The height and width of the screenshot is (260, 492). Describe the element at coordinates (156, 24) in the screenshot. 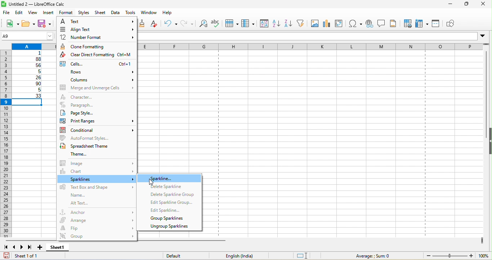

I see `clear direct formatting` at that location.